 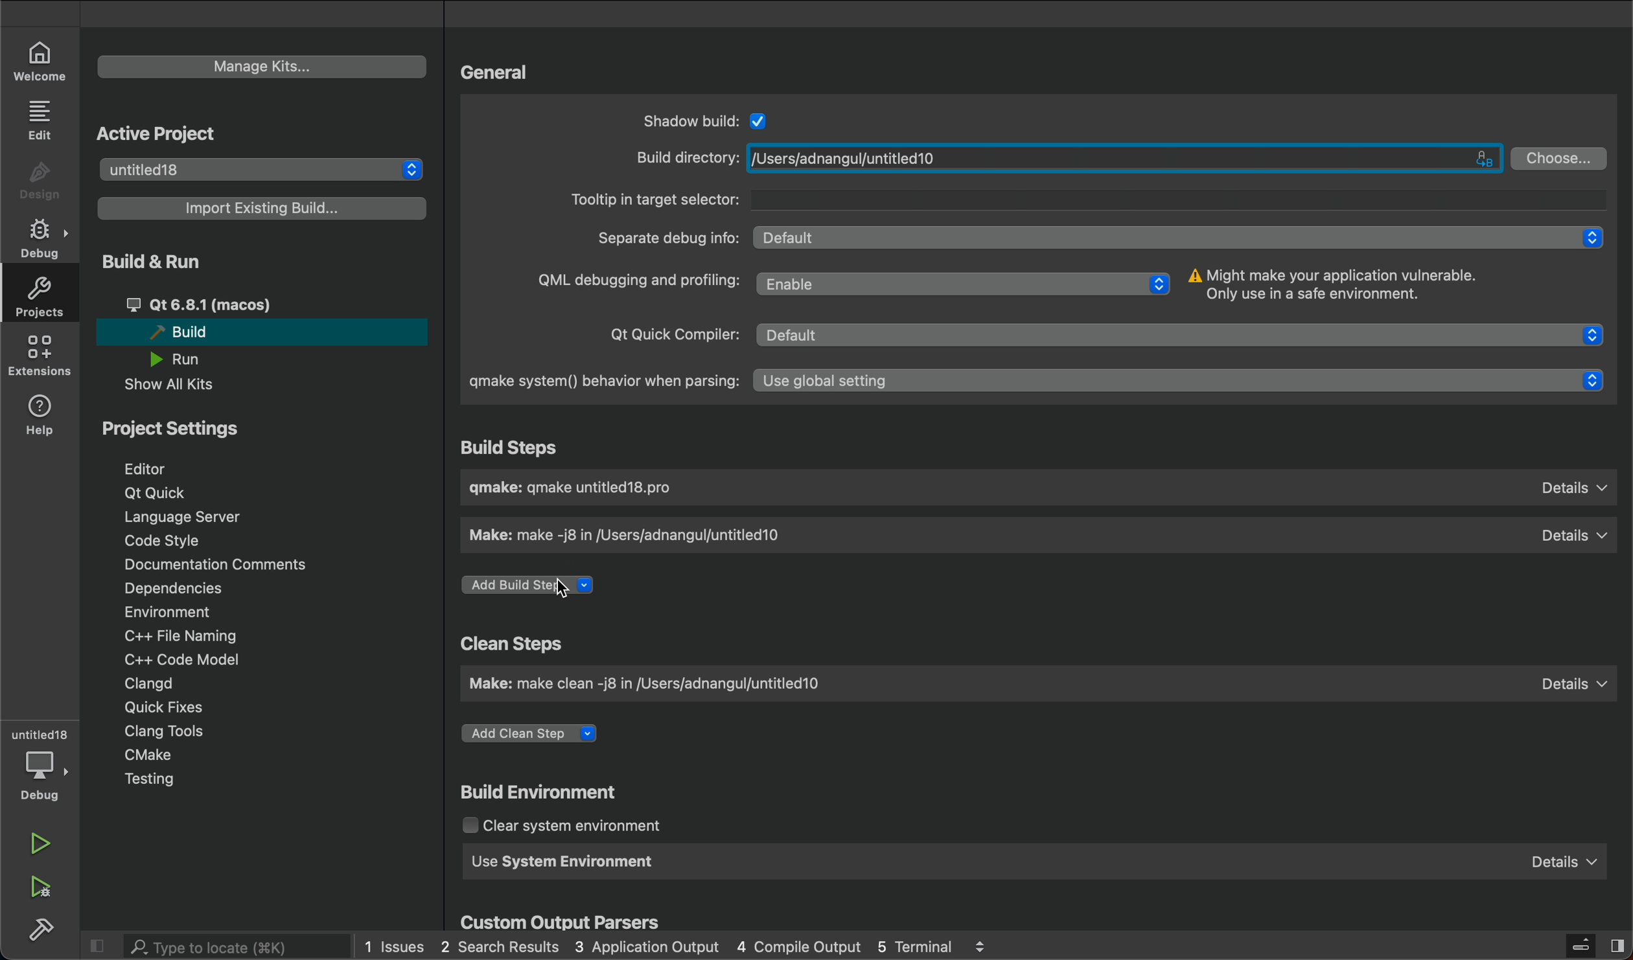 What do you see at coordinates (180, 516) in the screenshot?
I see `Language Server` at bounding box center [180, 516].